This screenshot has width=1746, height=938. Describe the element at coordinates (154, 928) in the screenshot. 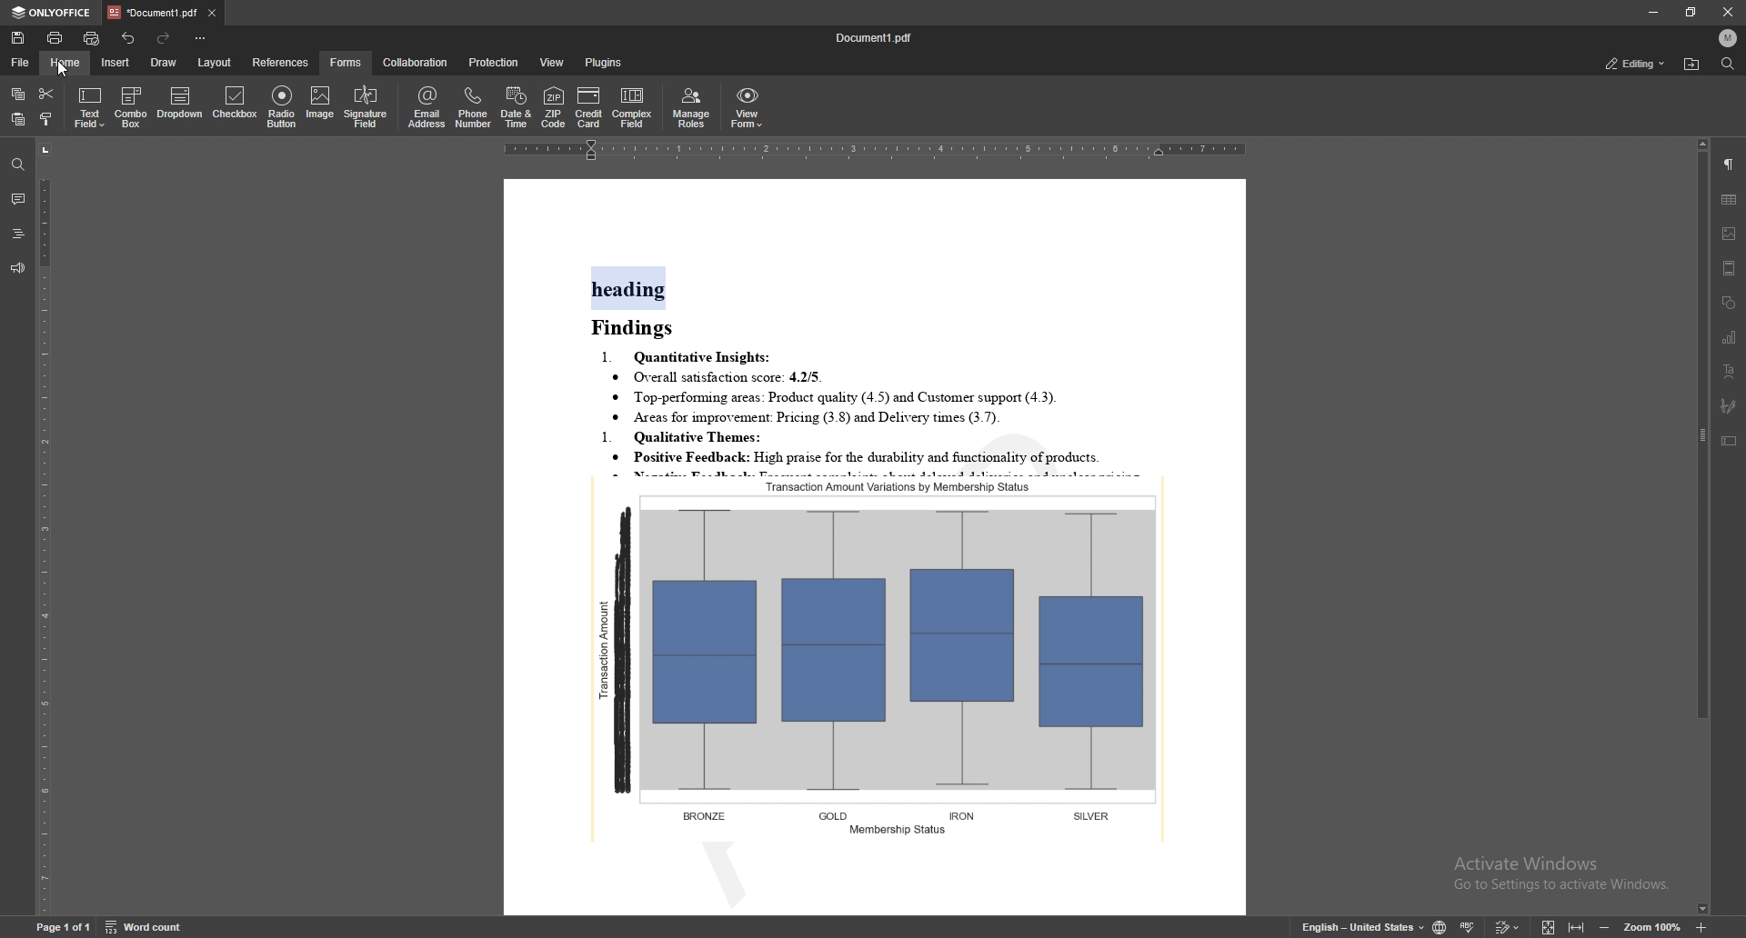

I see `word count` at that location.